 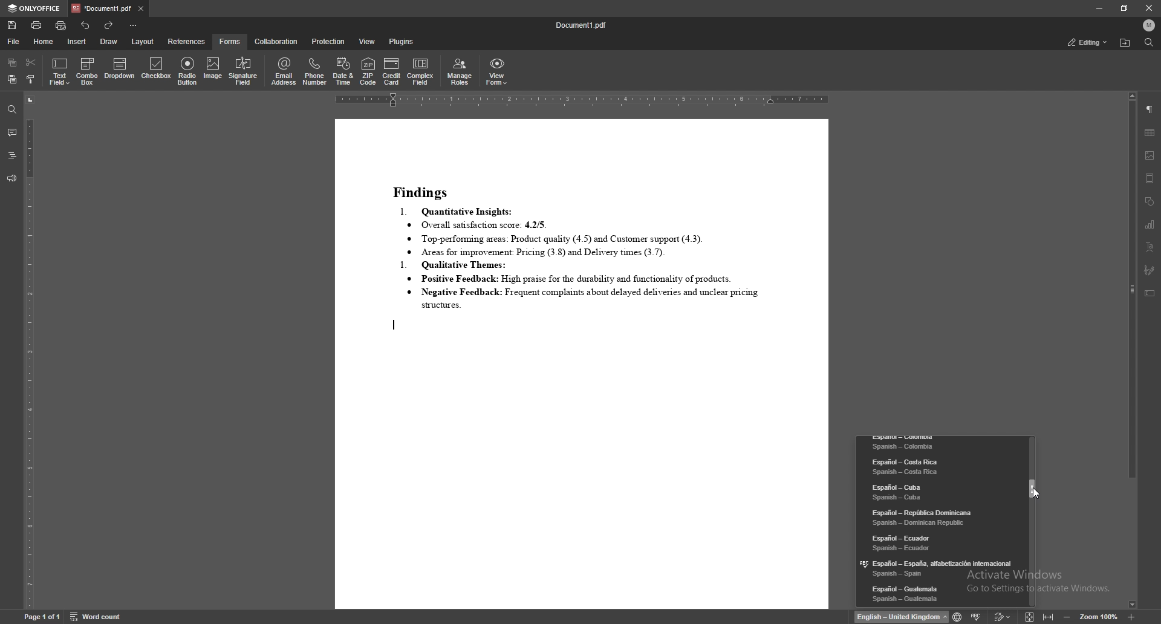 I want to click on page information, so click(x=41, y=618).